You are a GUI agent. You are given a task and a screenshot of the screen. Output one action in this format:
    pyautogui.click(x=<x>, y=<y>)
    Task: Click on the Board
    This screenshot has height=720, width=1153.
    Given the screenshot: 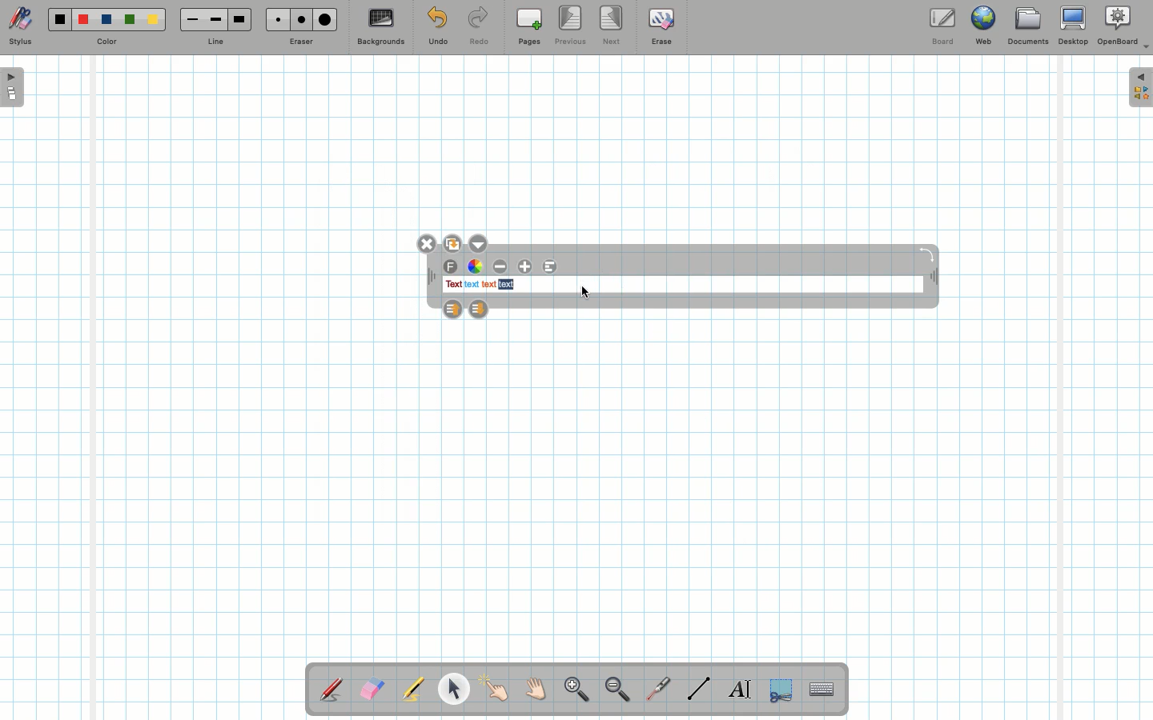 What is the action you would take?
    pyautogui.click(x=942, y=26)
    